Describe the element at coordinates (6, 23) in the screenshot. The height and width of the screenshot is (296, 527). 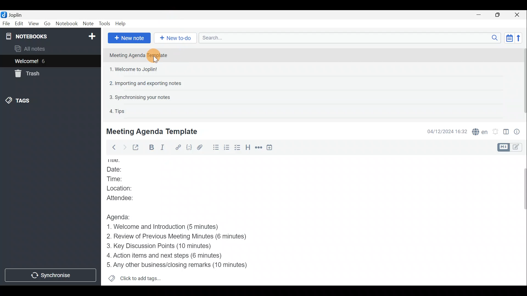
I see `File` at that location.